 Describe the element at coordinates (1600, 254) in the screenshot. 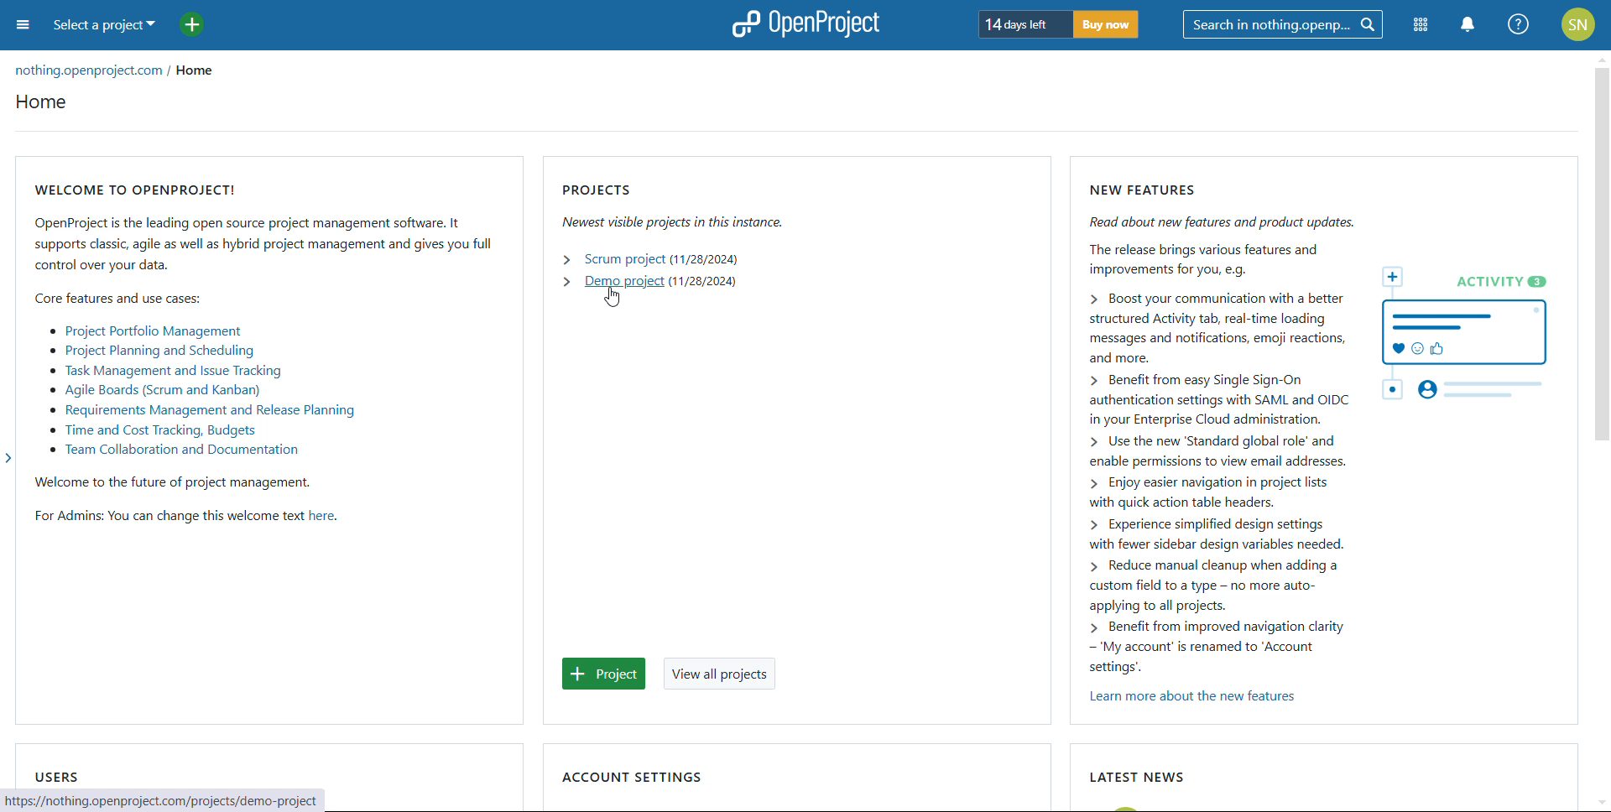

I see `scrollbar` at that location.